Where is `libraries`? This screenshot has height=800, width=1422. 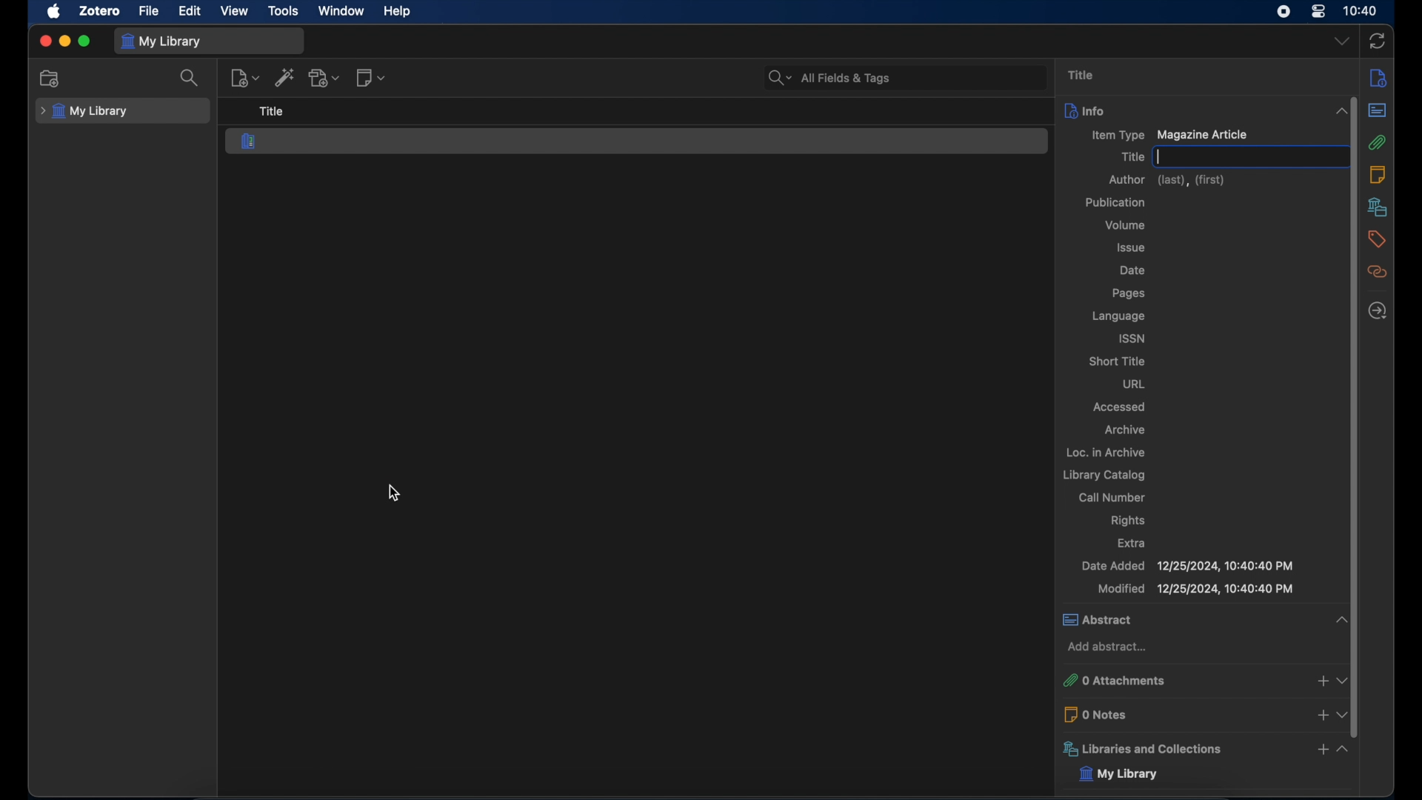 libraries is located at coordinates (1378, 207).